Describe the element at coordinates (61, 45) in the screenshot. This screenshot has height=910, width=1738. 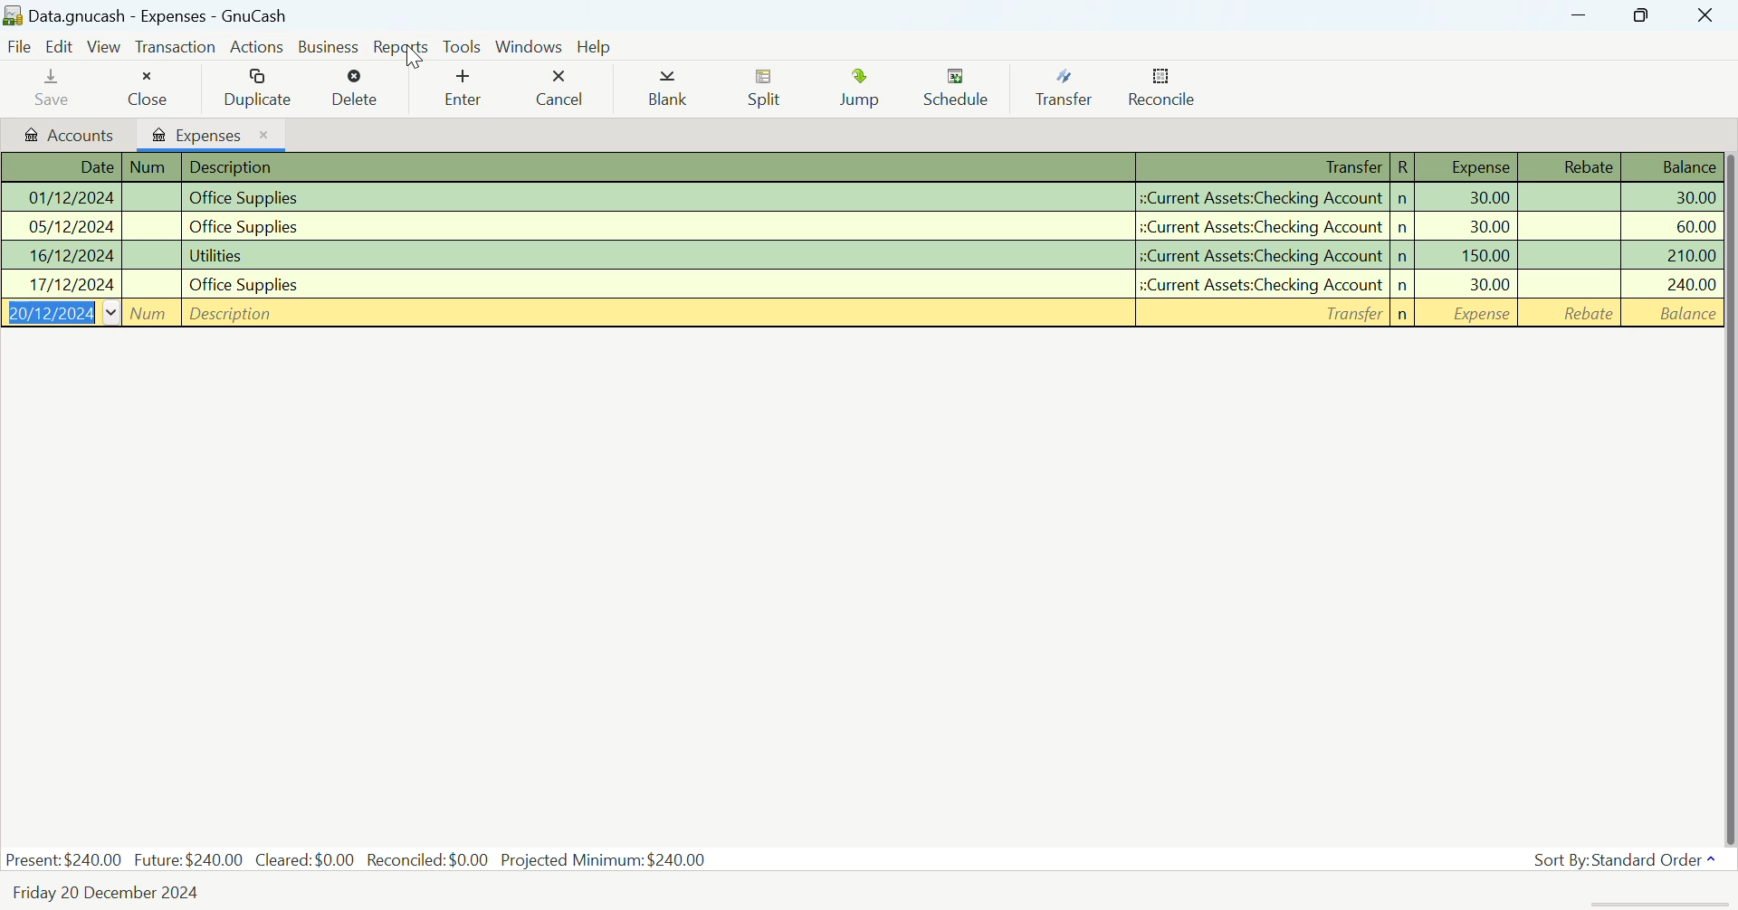
I see `Edit` at that location.